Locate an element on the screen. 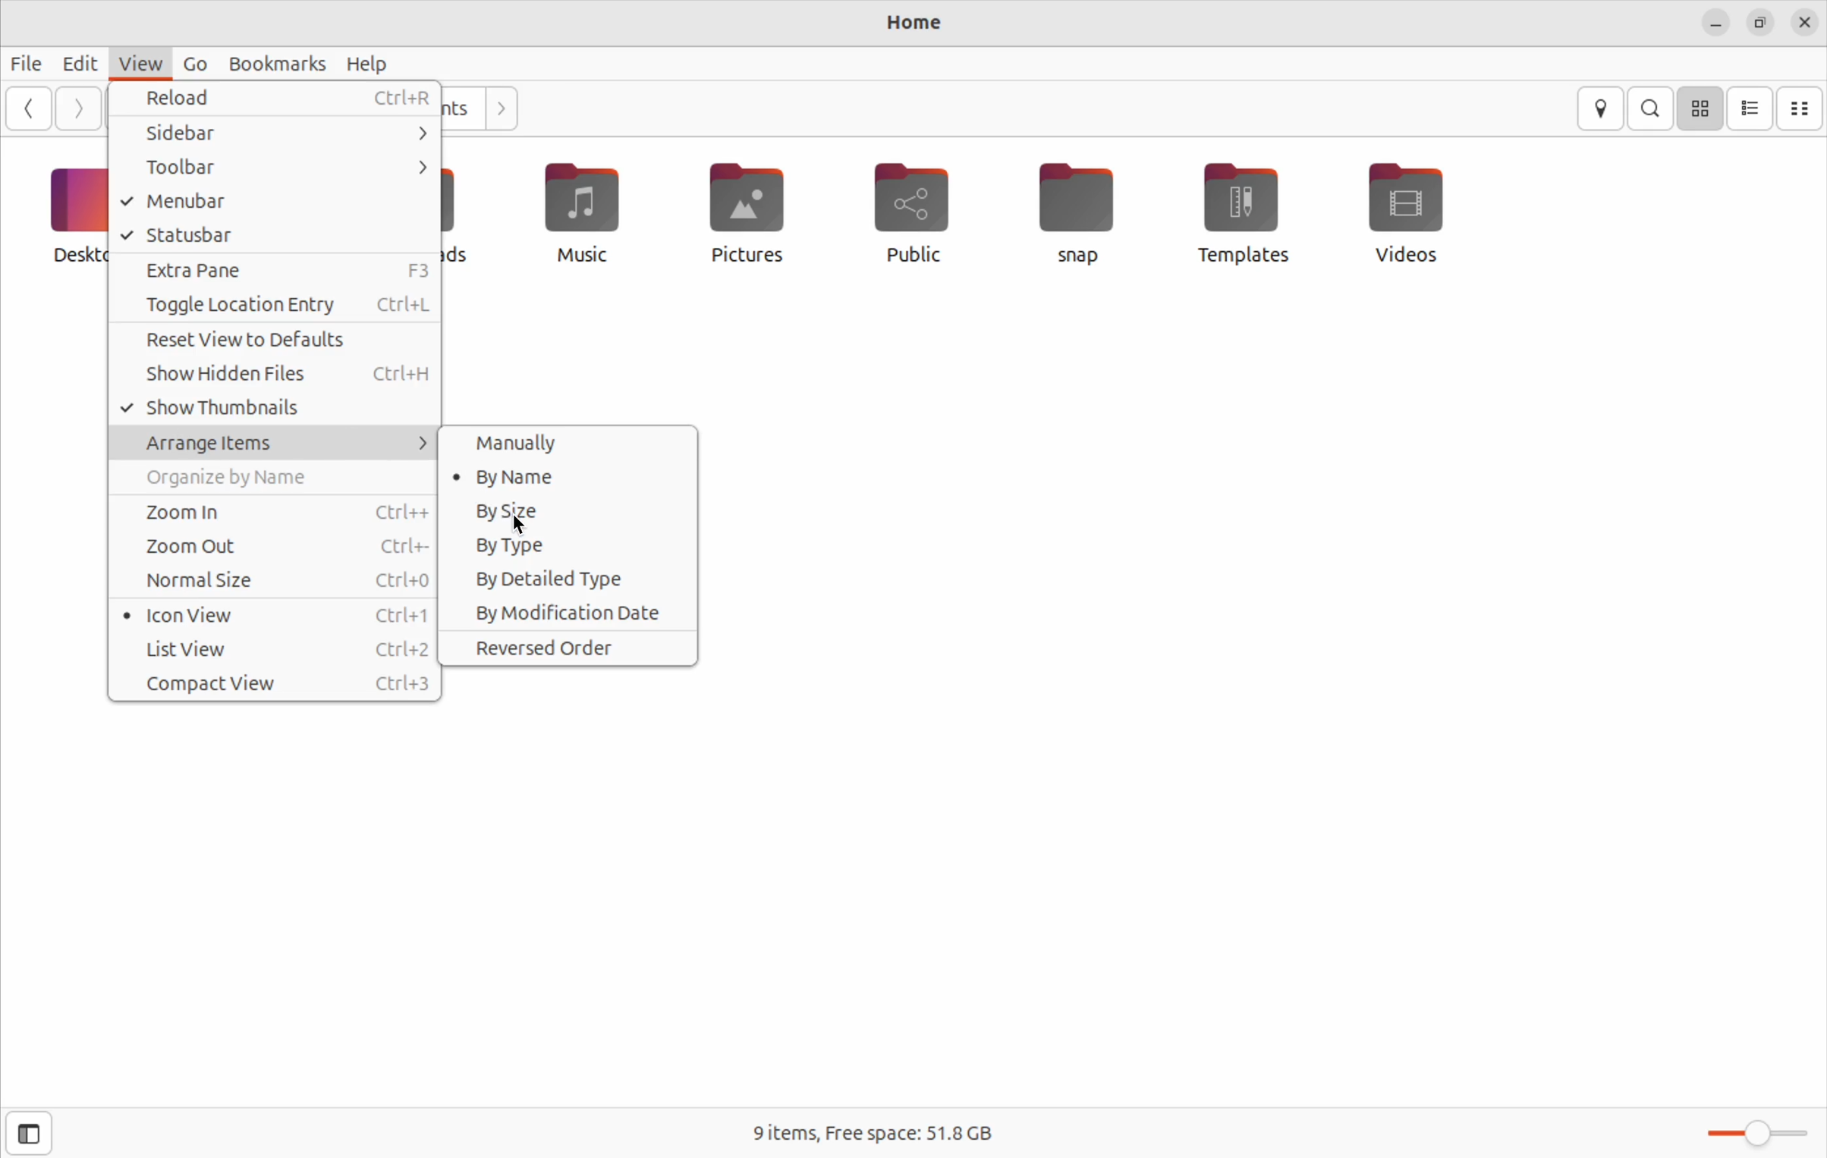 The width and height of the screenshot is (1827, 1158). edit is located at coordinates (83, 63).